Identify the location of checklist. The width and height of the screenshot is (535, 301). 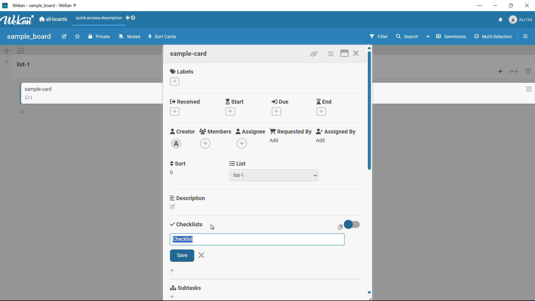
(183, 239).